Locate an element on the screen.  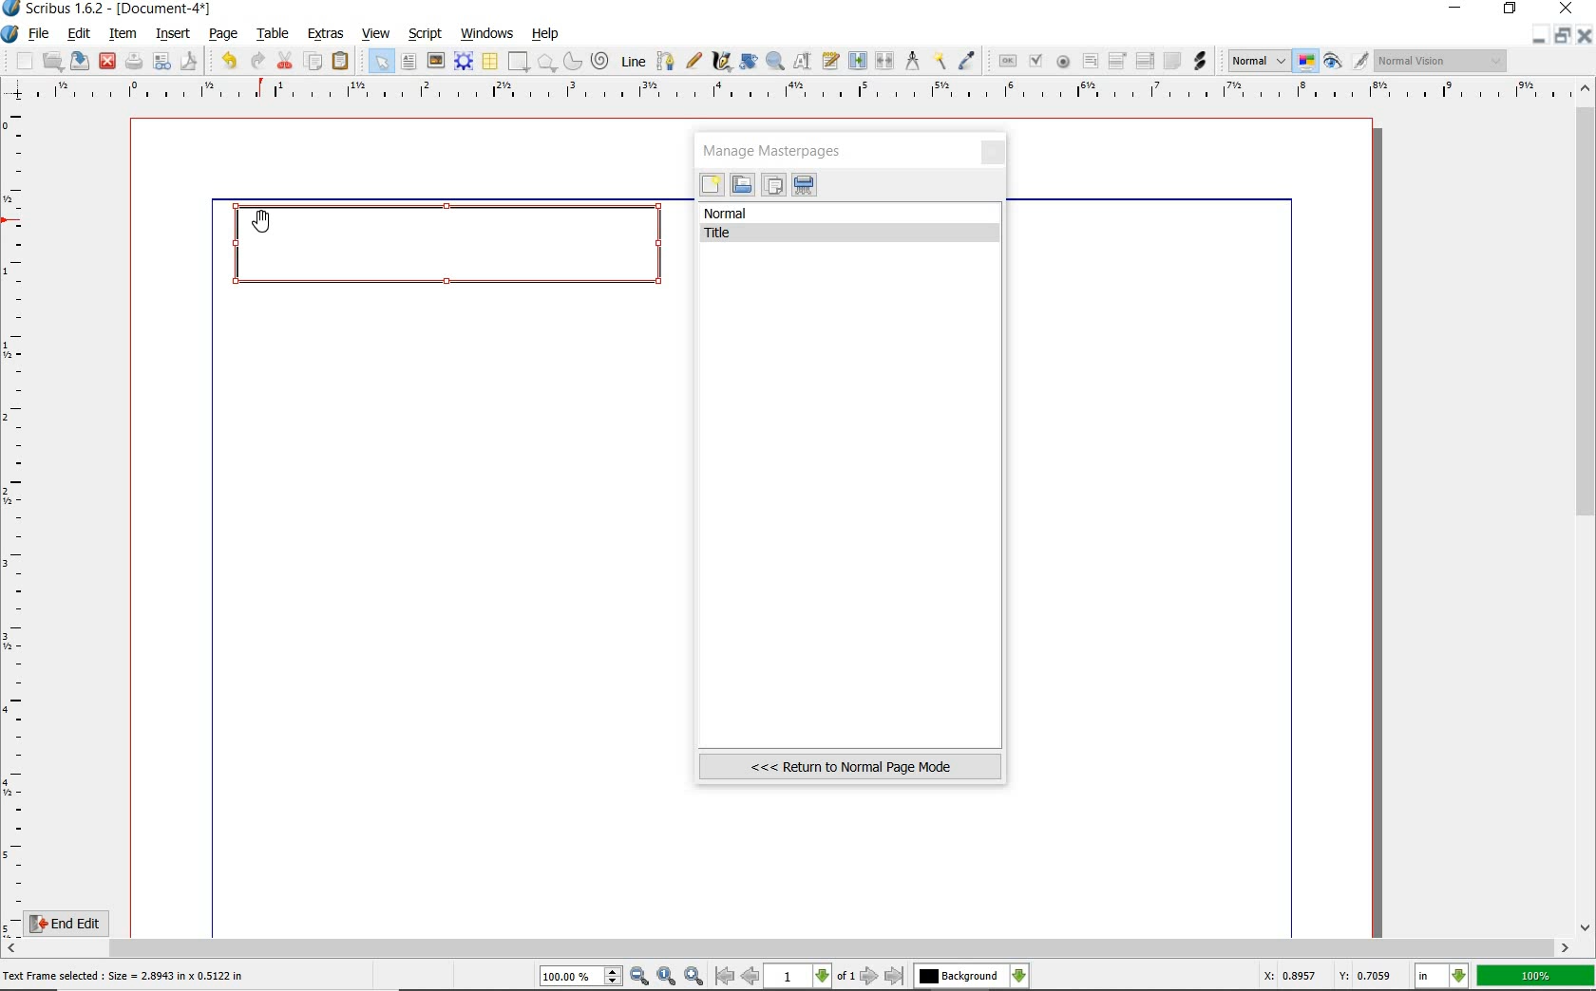
extras is located at coordinates (327, 34).